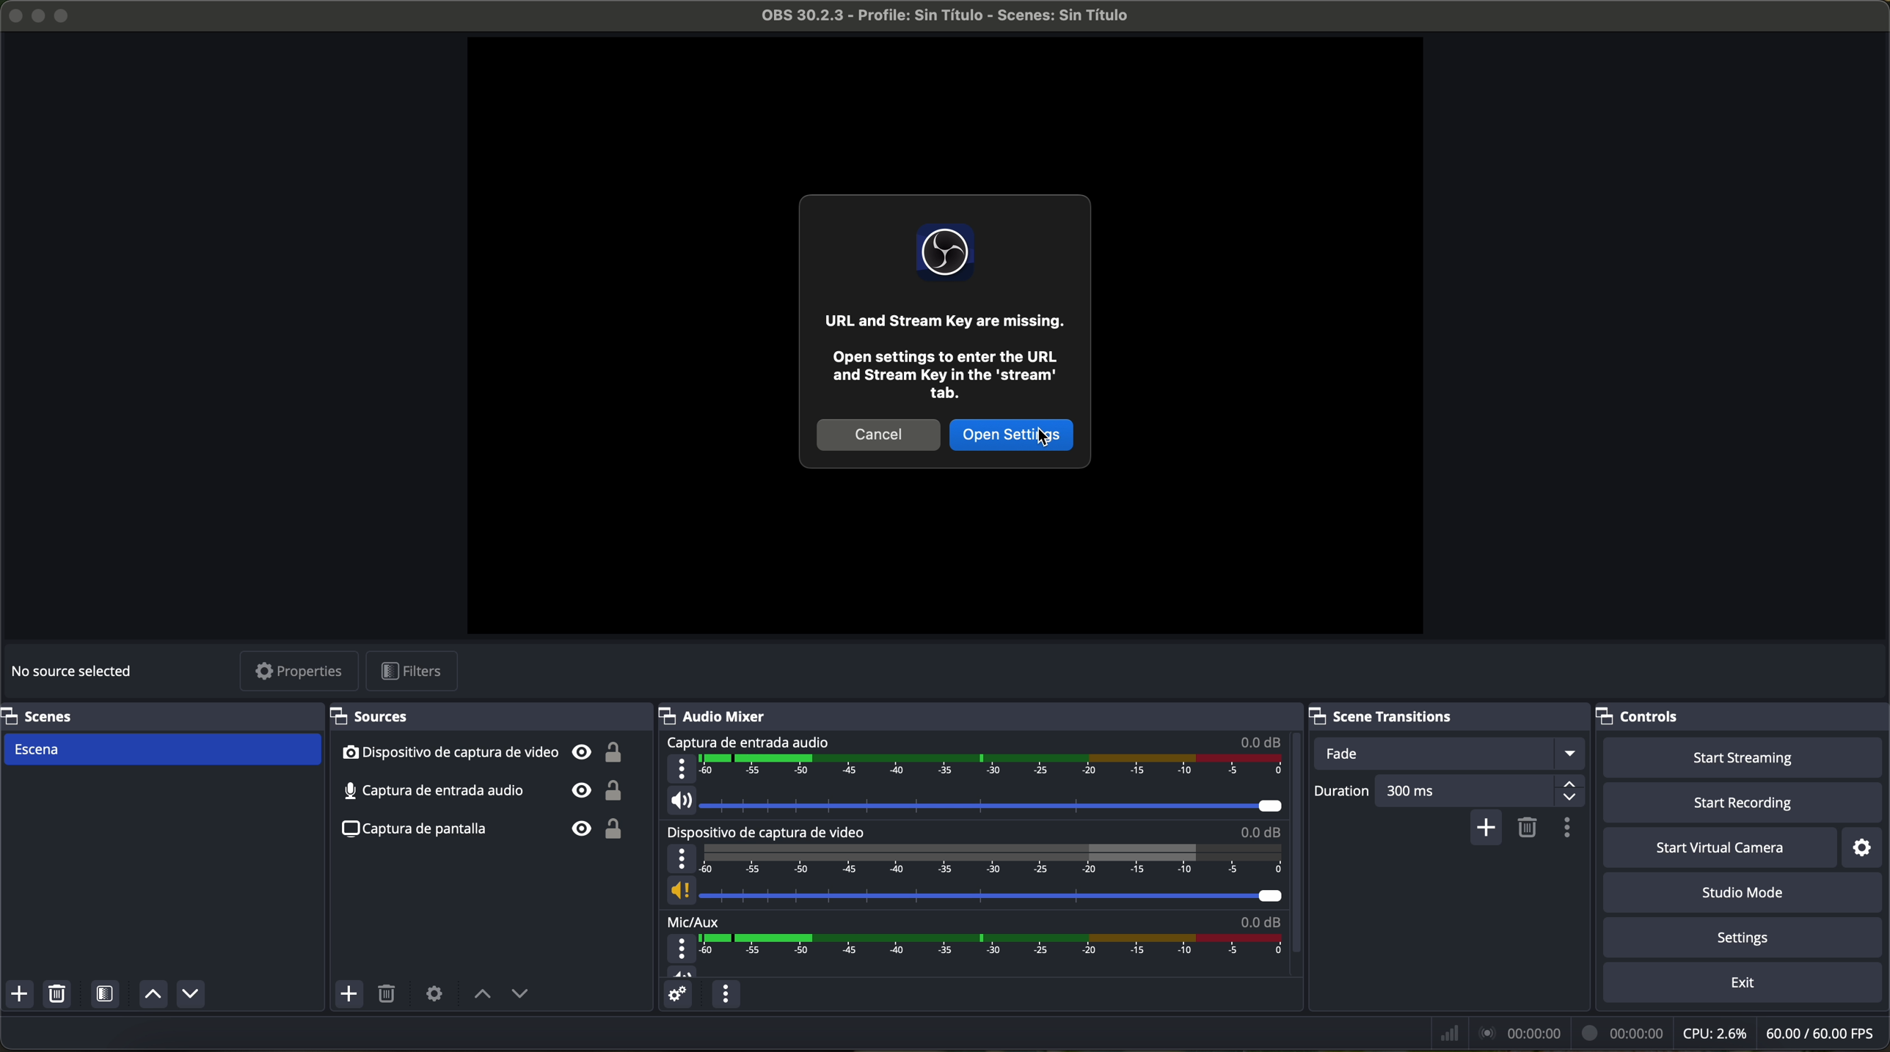 The height and width of the screenshot is (1052, 1890). What do you see at coordinates (484, 717) in the screenshot?
I see `sources` at bounding box center [484, 717].